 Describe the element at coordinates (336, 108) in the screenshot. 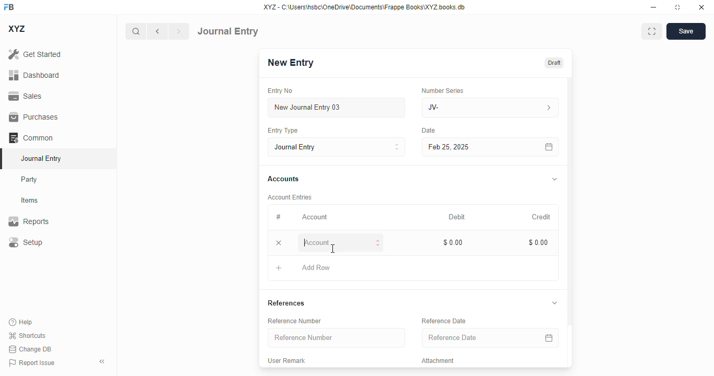

I see `new journal entry 03` at that location.